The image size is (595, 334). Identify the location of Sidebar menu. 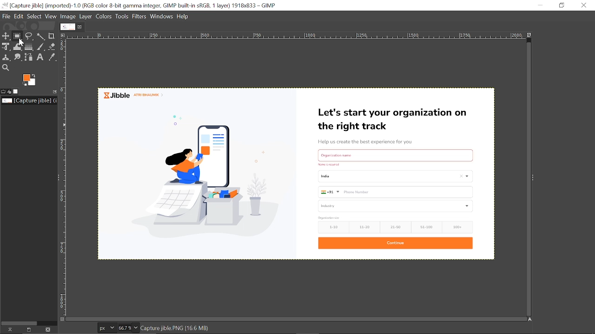
(56, 177).